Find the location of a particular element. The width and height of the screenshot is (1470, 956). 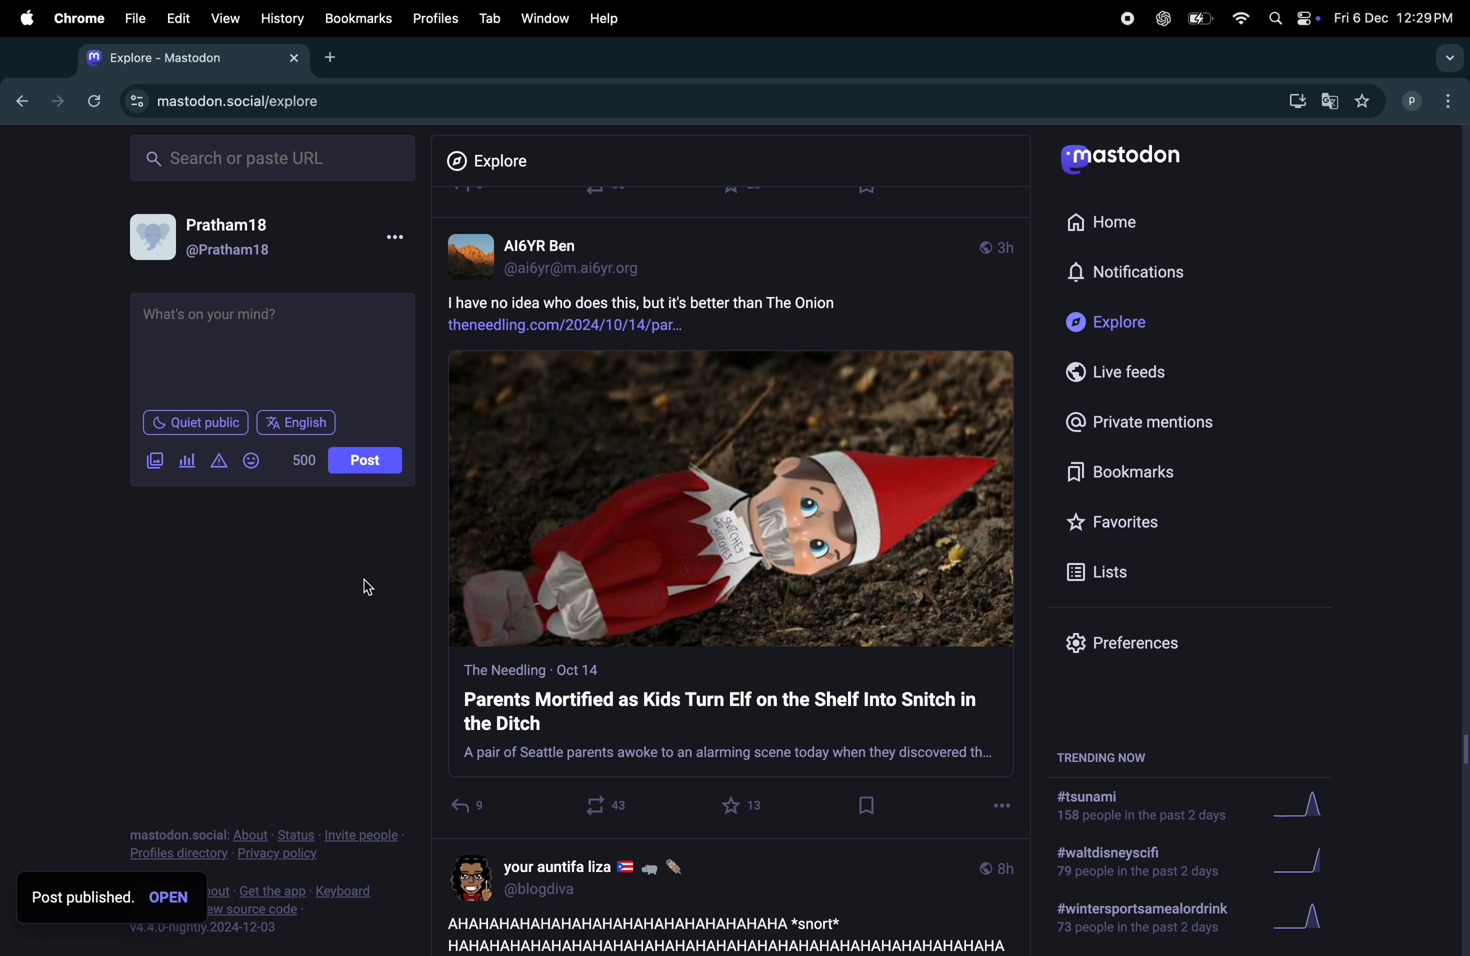

poll is located at coordinates (185, 461).